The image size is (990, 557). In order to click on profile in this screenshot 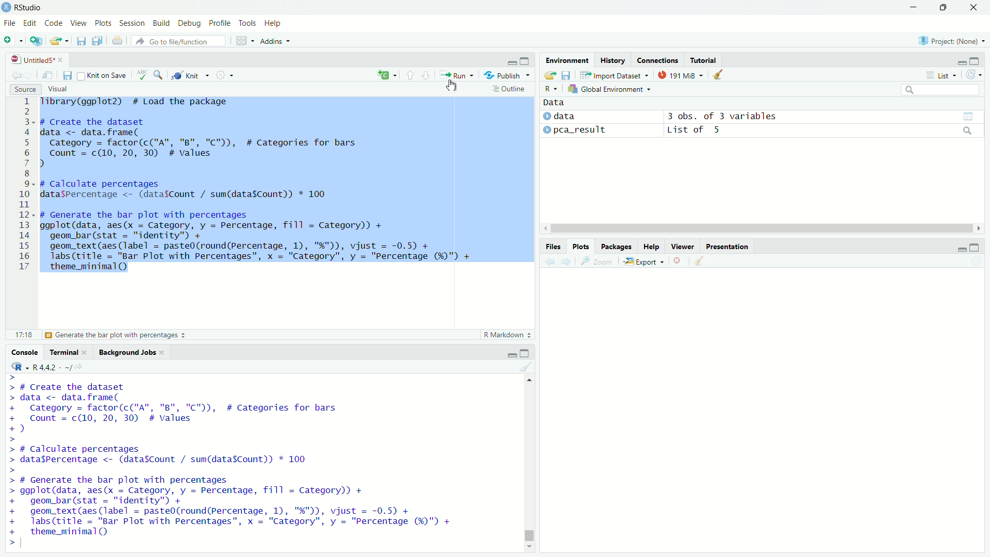, I will do `click(221, 24)`.